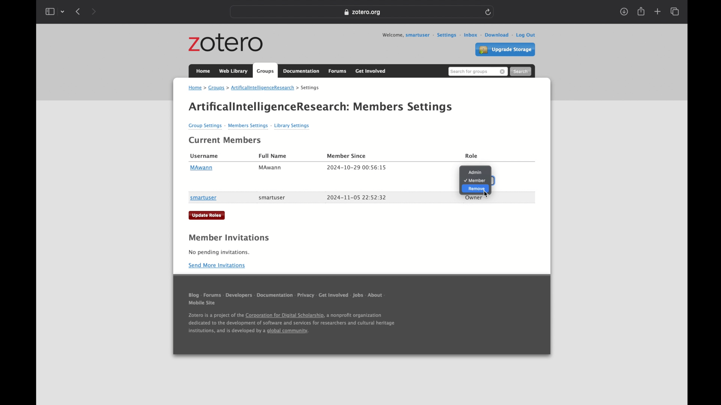 The height and width of the screenshot is (405, 721). I want to click on mobile sit, so click(202, 305).